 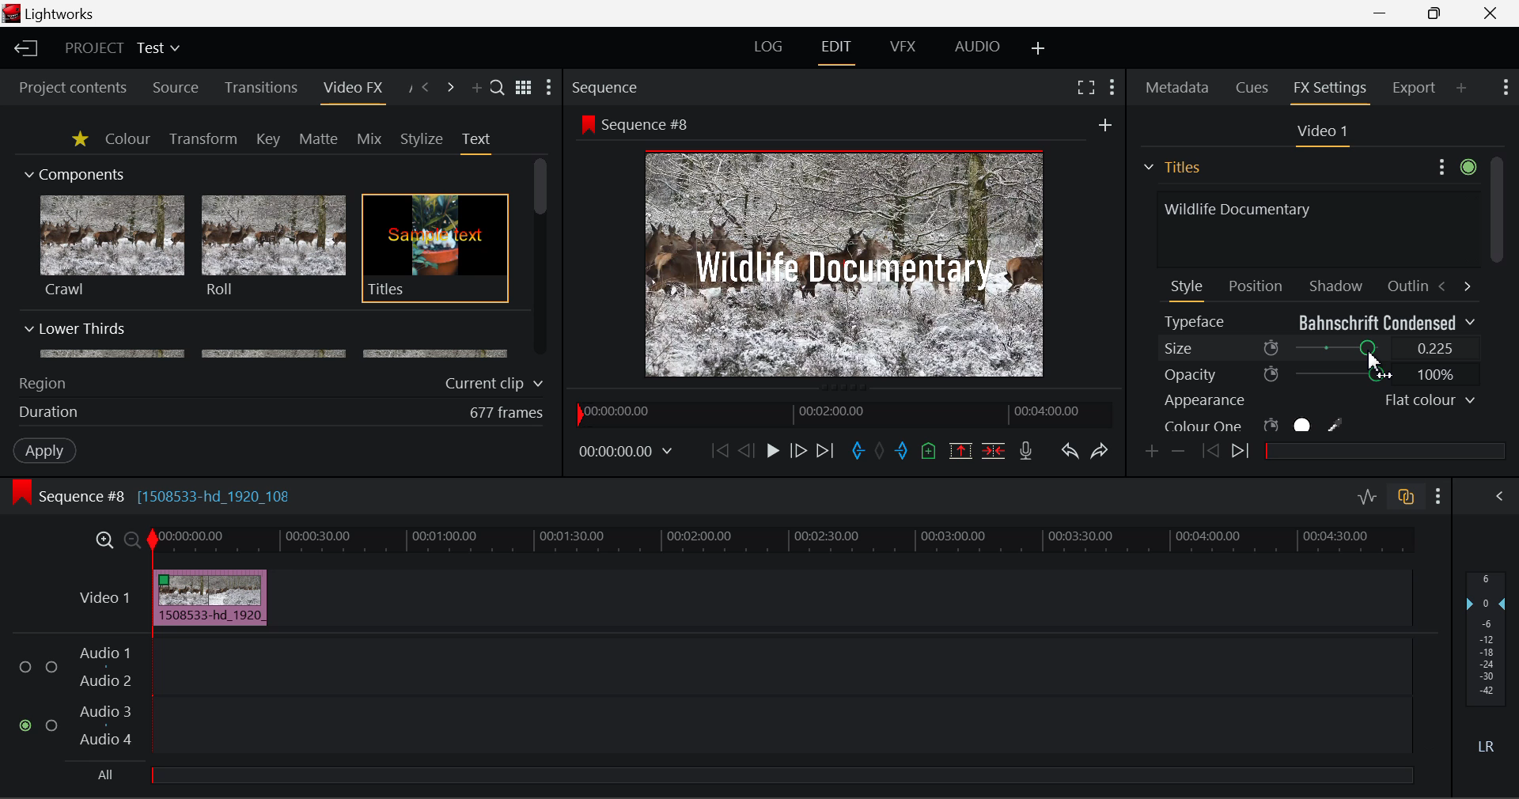 What do you see at coordinates (1086, 86) in the screenshot?
I see `Full Screen` at bounding box center [1086, 86].